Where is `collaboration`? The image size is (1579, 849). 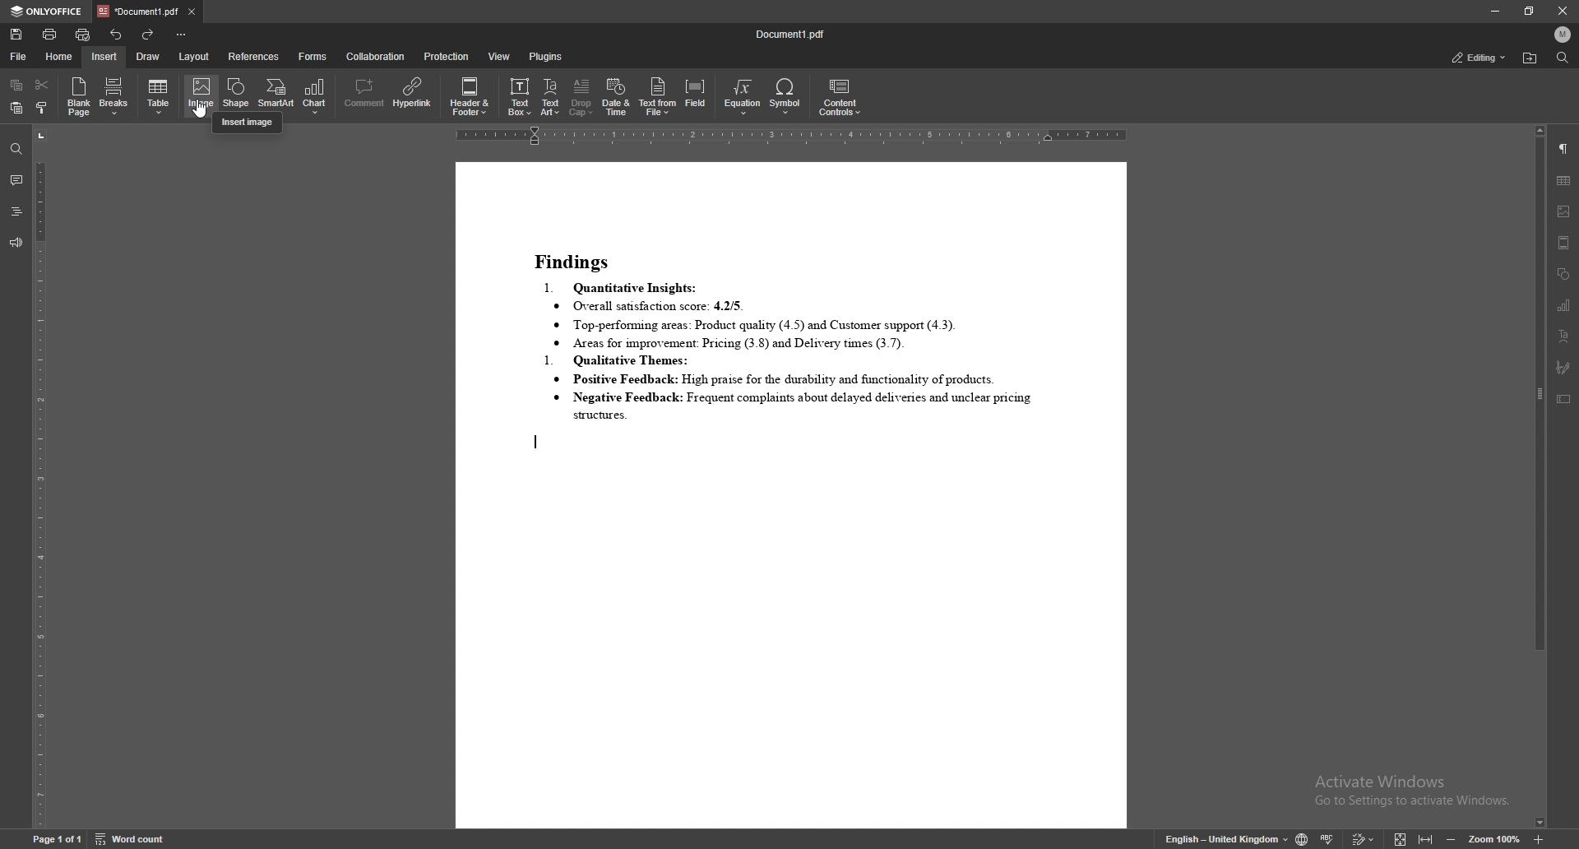 collaboration is located at coordinates (377, 57).